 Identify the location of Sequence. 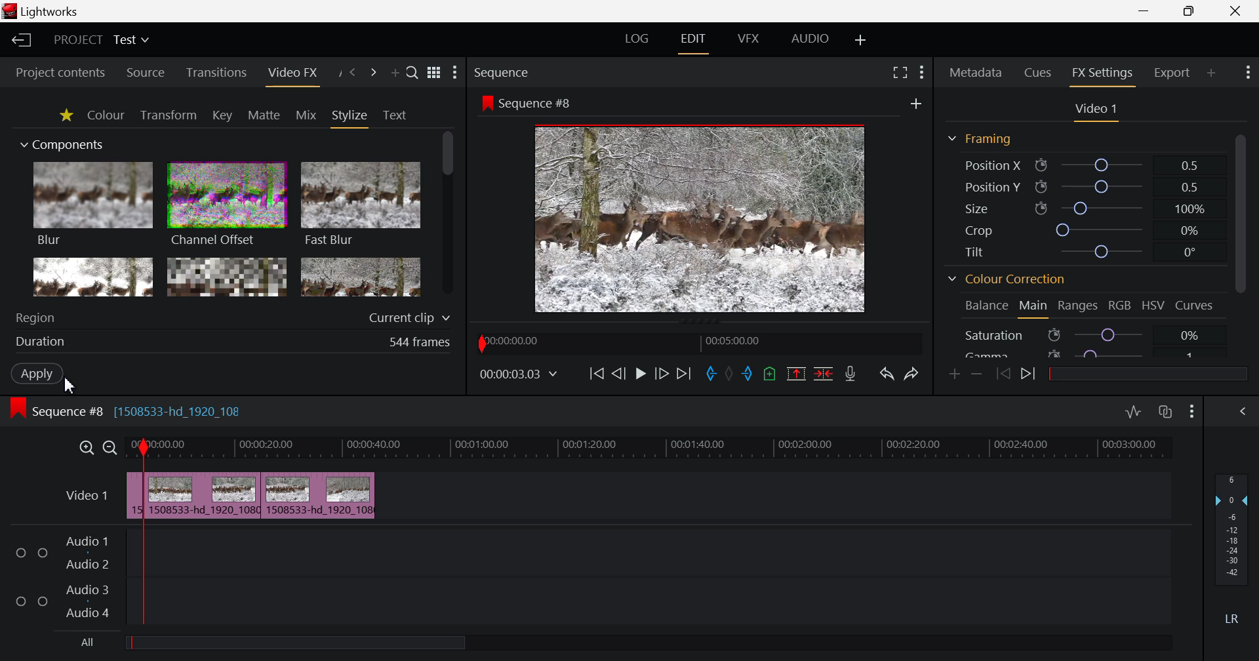
(526, 71).